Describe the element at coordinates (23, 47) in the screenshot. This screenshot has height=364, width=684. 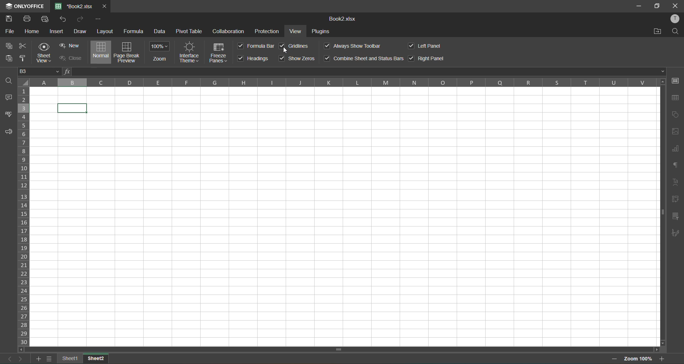
I see `cut` at that location.